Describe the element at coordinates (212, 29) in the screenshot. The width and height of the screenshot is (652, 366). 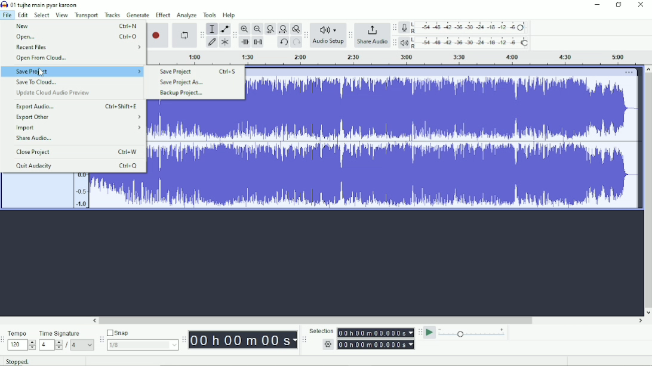
I see `Selection tool` at that location.